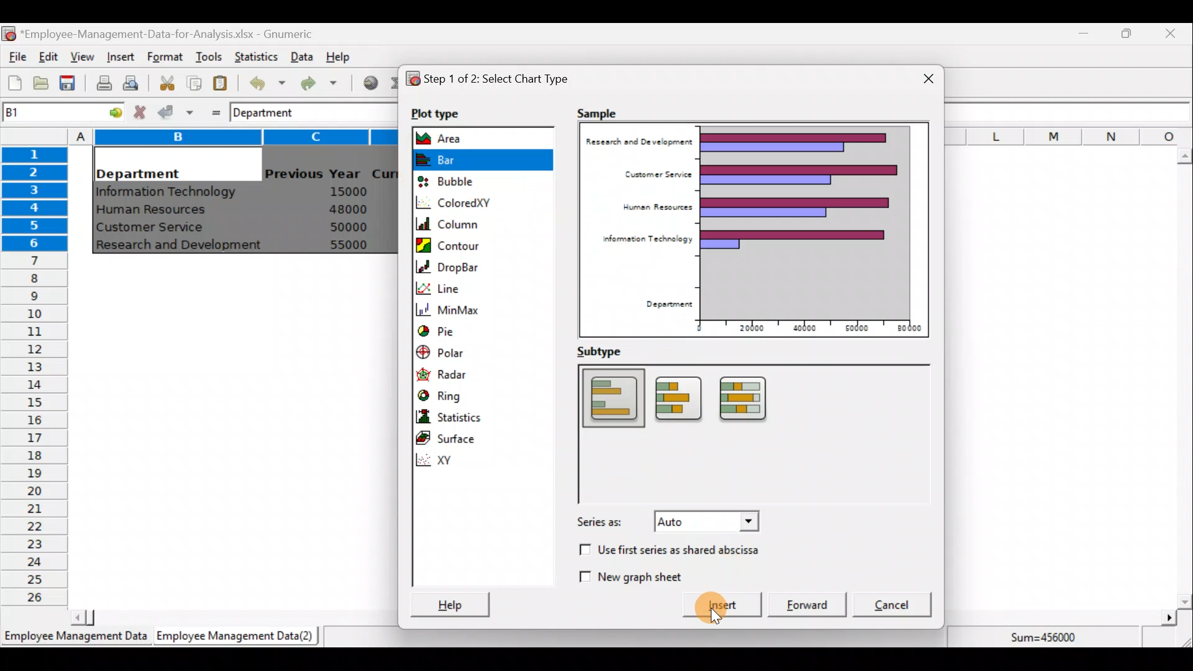 The height and width of the screenshot is (671, 1193). I want to click on Sample, so click(604, 110).